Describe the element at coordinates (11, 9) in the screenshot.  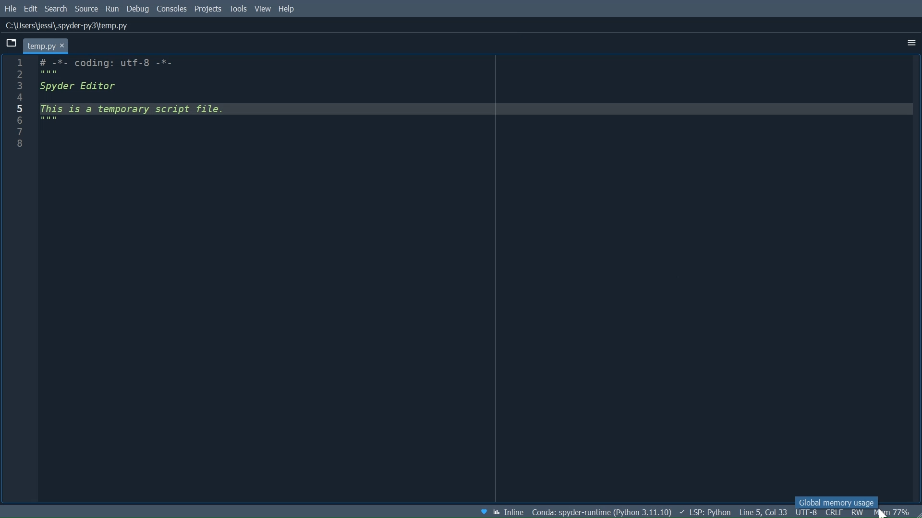
I see `File` at that location.